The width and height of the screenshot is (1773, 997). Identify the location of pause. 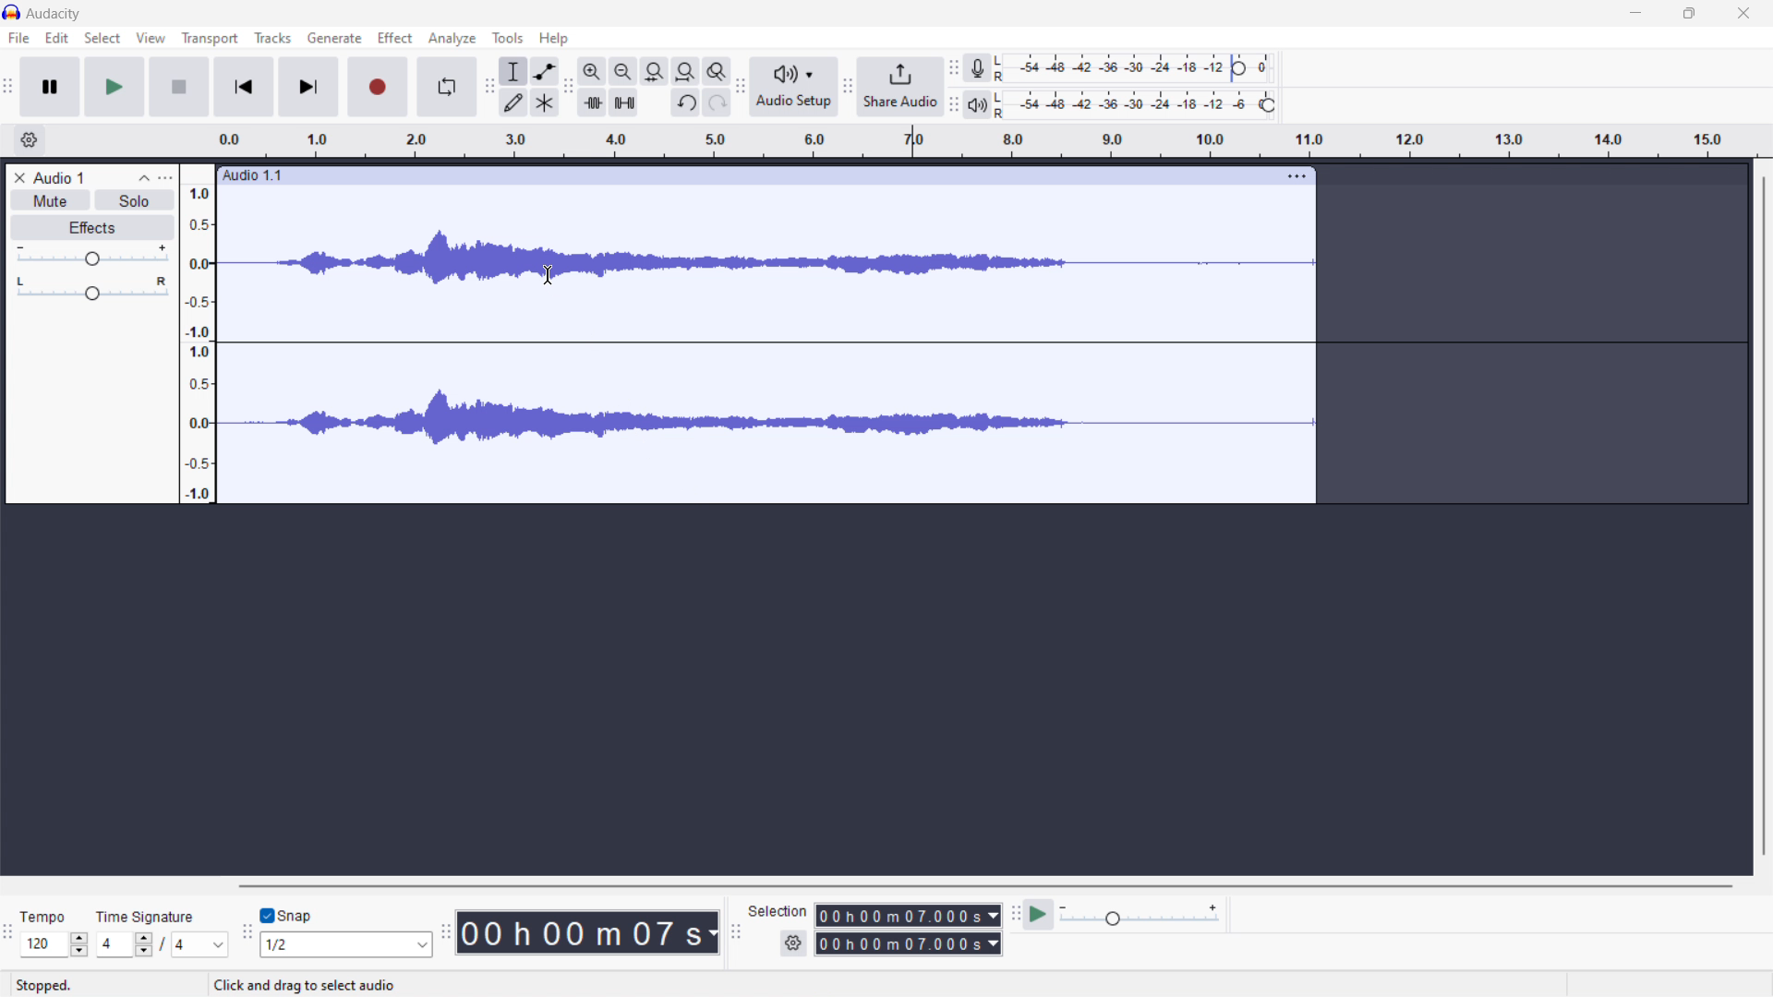
(49, 86).